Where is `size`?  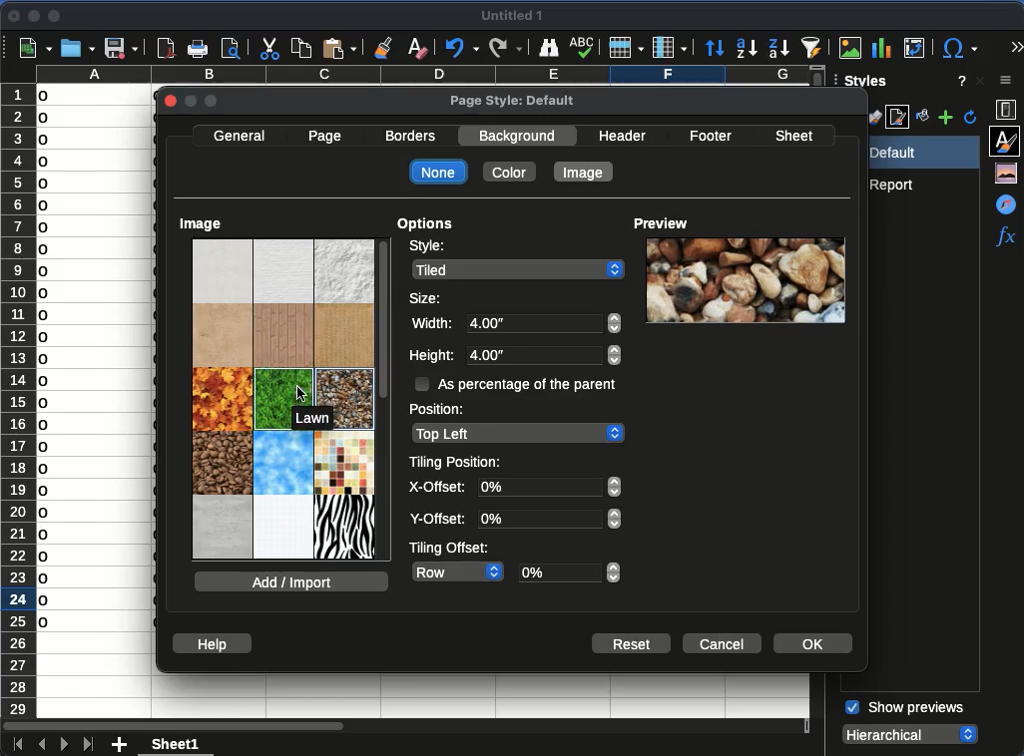
size is located at coordinates (427, 297).